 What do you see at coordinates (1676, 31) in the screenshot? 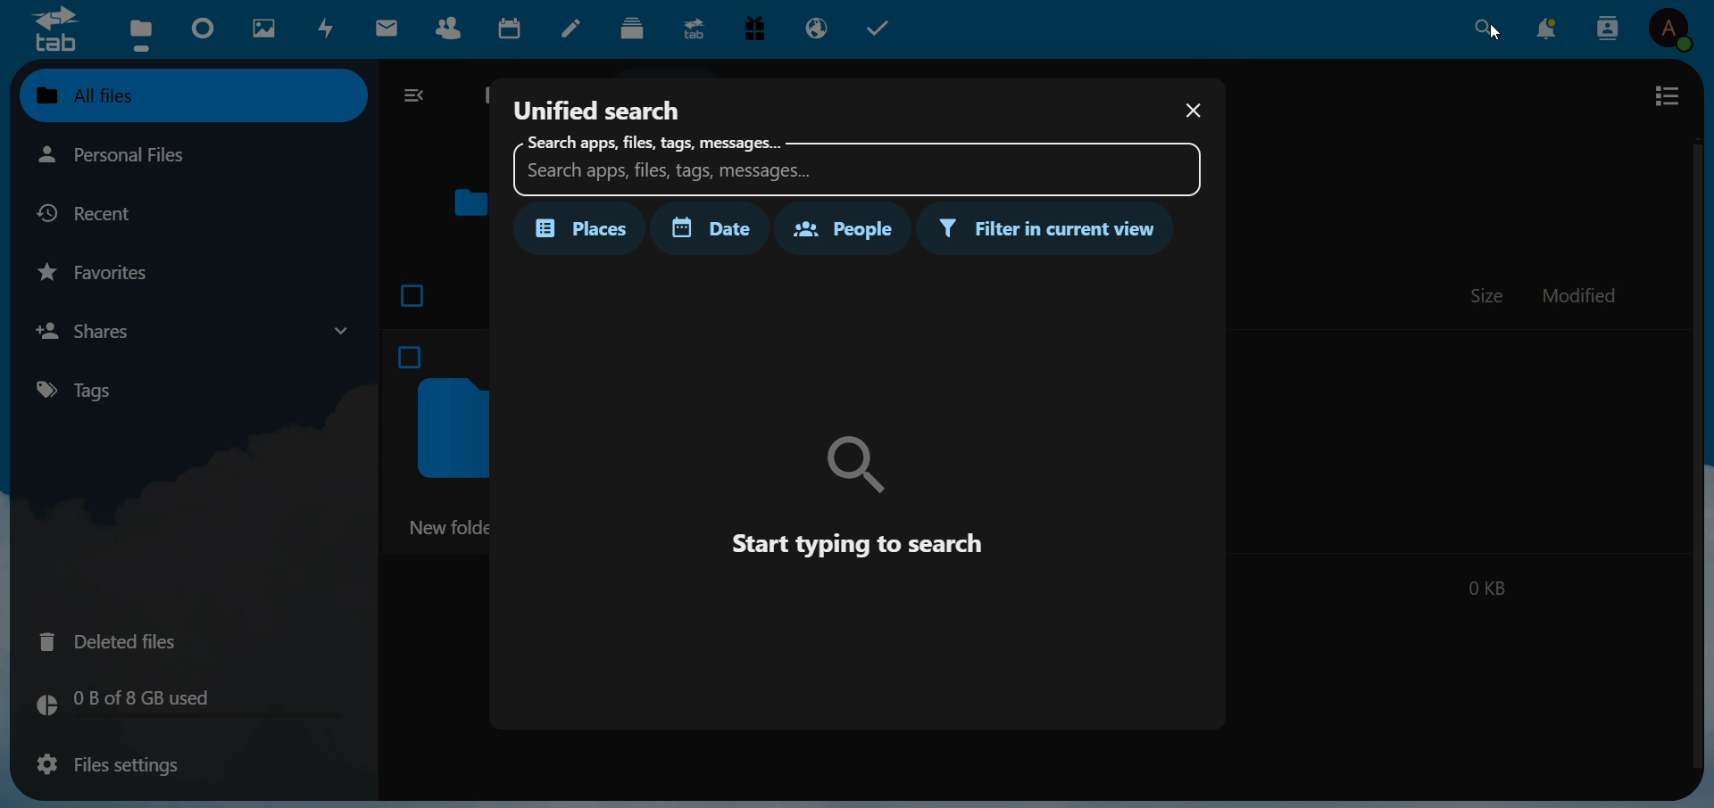
I see `user` at bounding box center [1676, 31].